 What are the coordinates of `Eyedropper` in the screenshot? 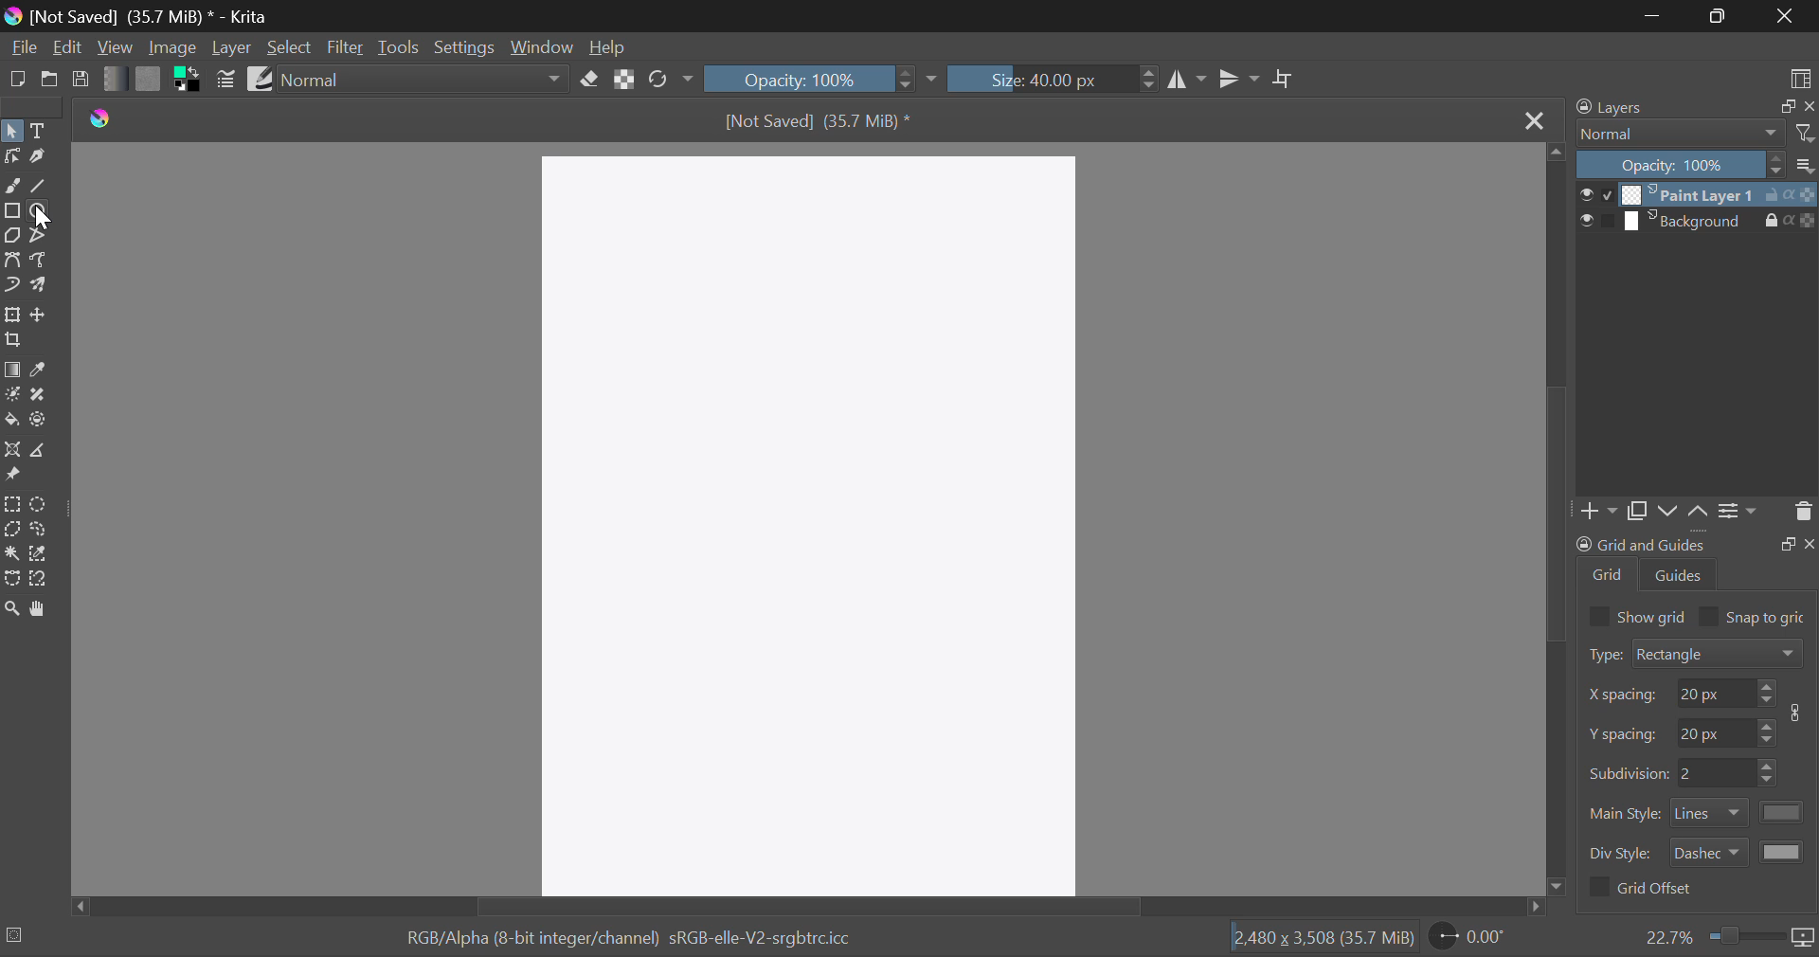 It's located at (42, 369).